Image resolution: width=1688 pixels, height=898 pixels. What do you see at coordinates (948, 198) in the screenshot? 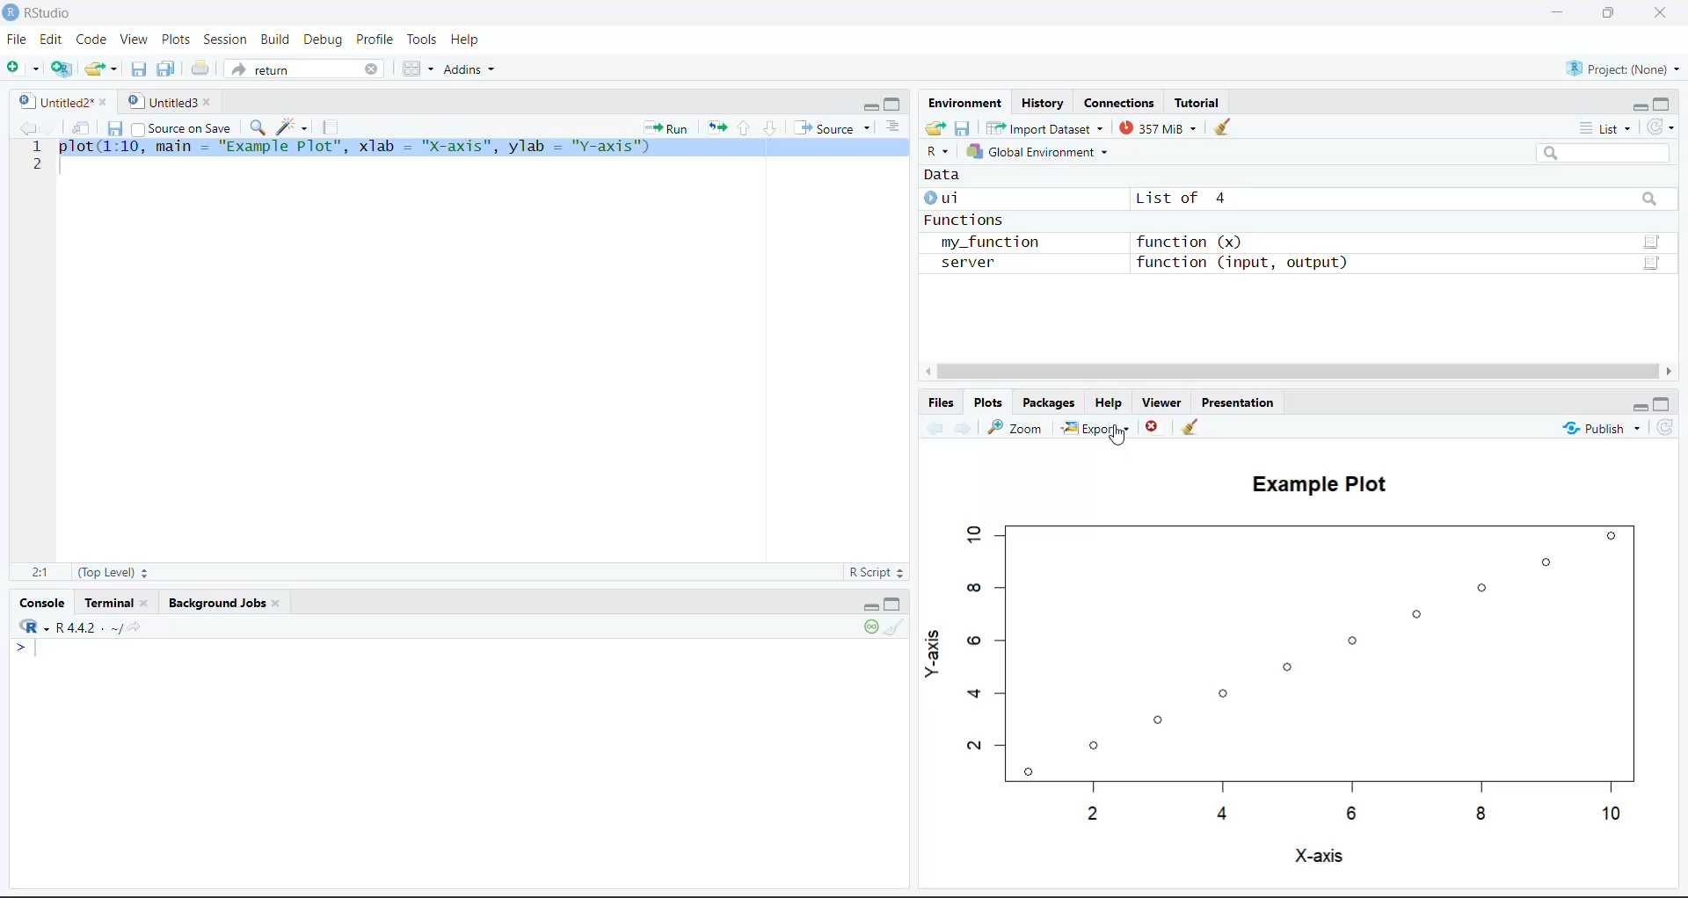
I see `ui` at bounding box center [948, 198].